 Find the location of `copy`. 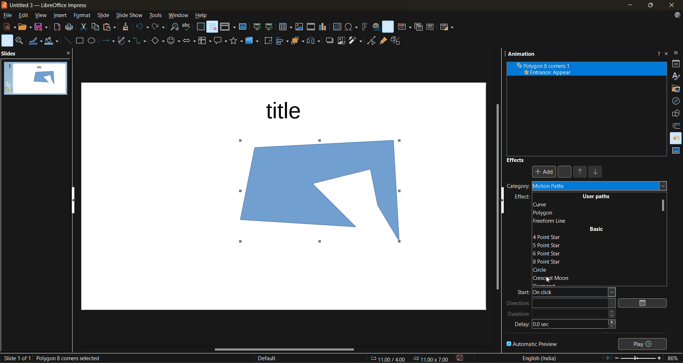

copy is located at coordinates (96, 27).